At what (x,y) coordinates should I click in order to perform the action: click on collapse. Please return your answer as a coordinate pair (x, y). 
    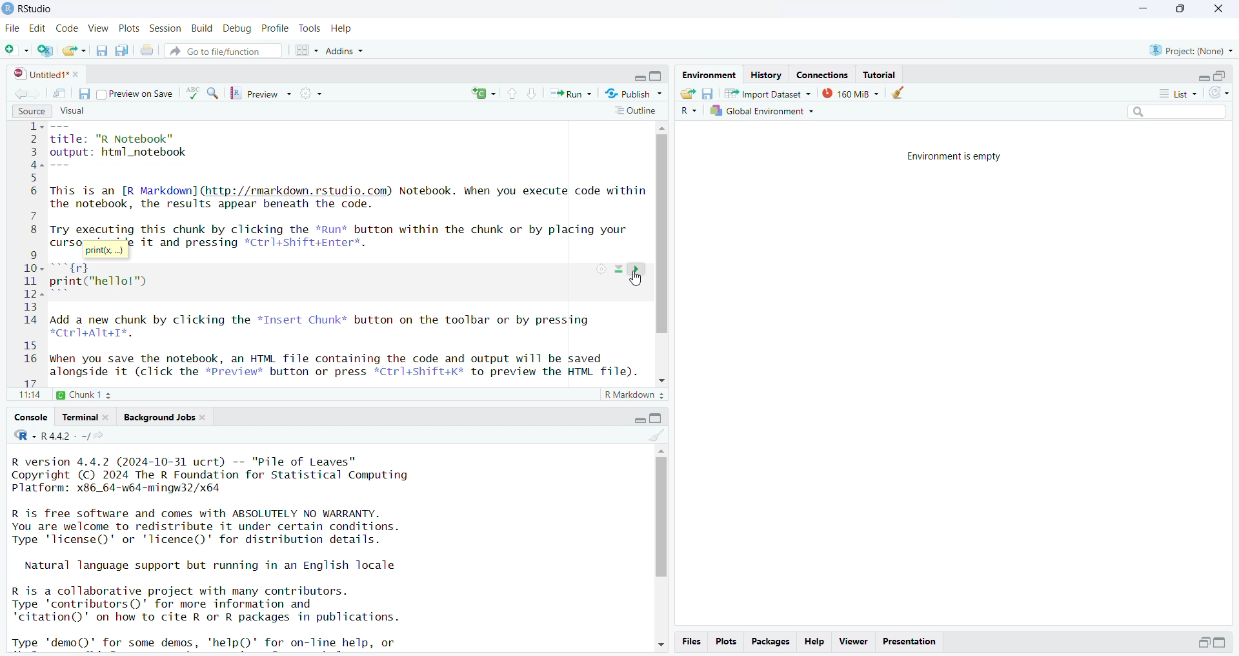
    Looking at the image, I should click on (657, 77).